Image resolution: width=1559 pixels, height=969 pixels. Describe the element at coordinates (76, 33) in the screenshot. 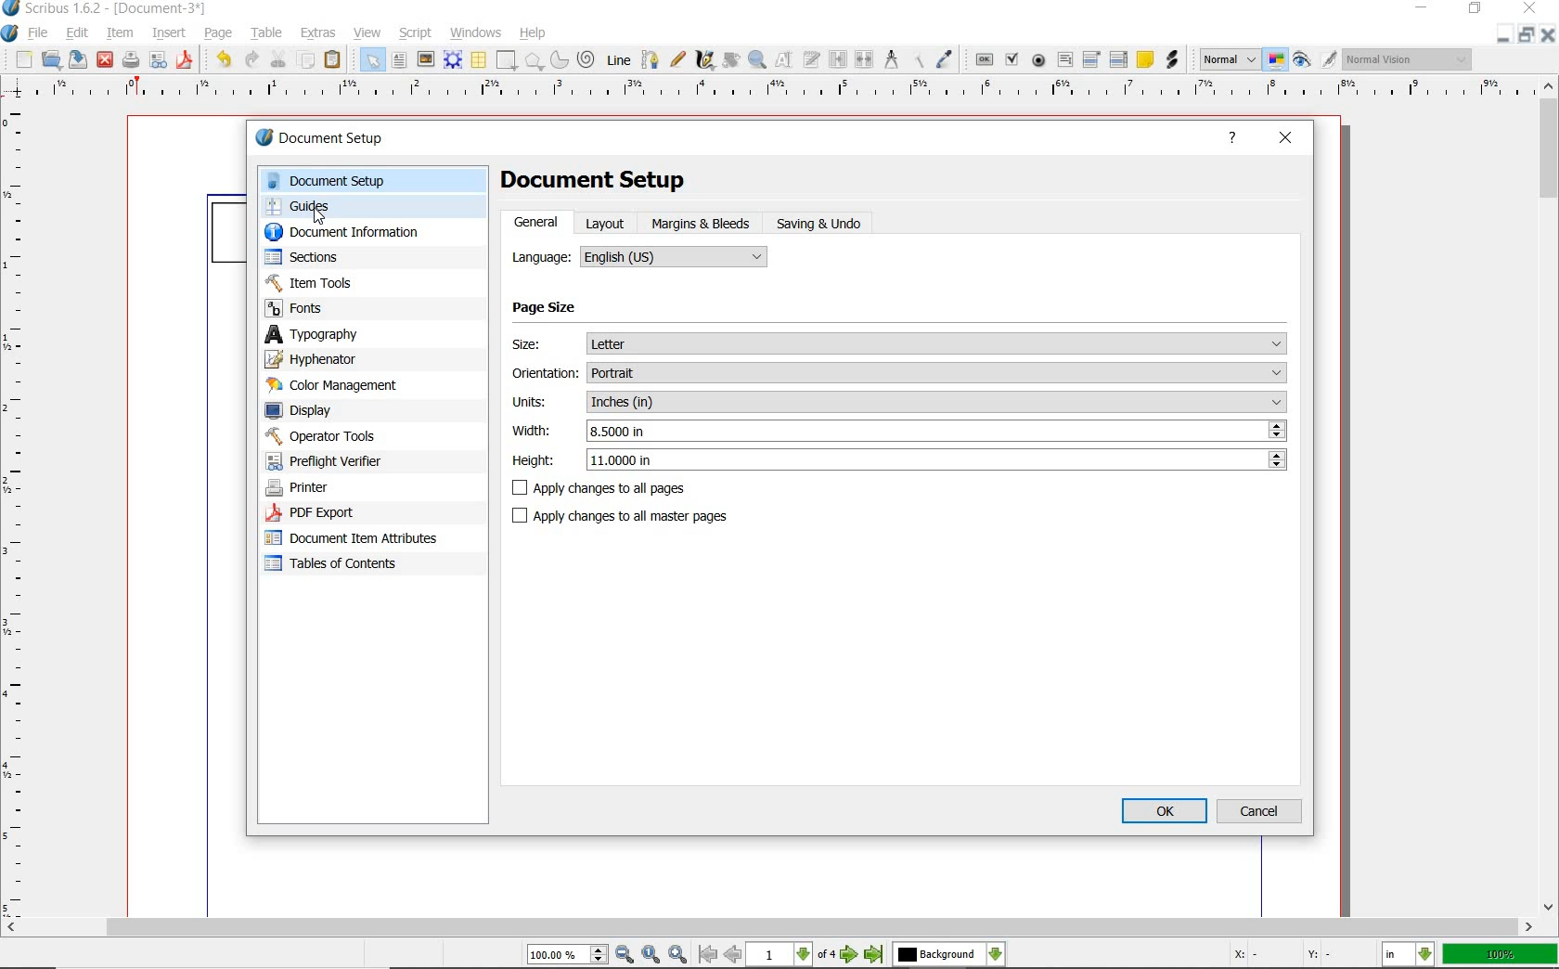

I see `edit` at that location.